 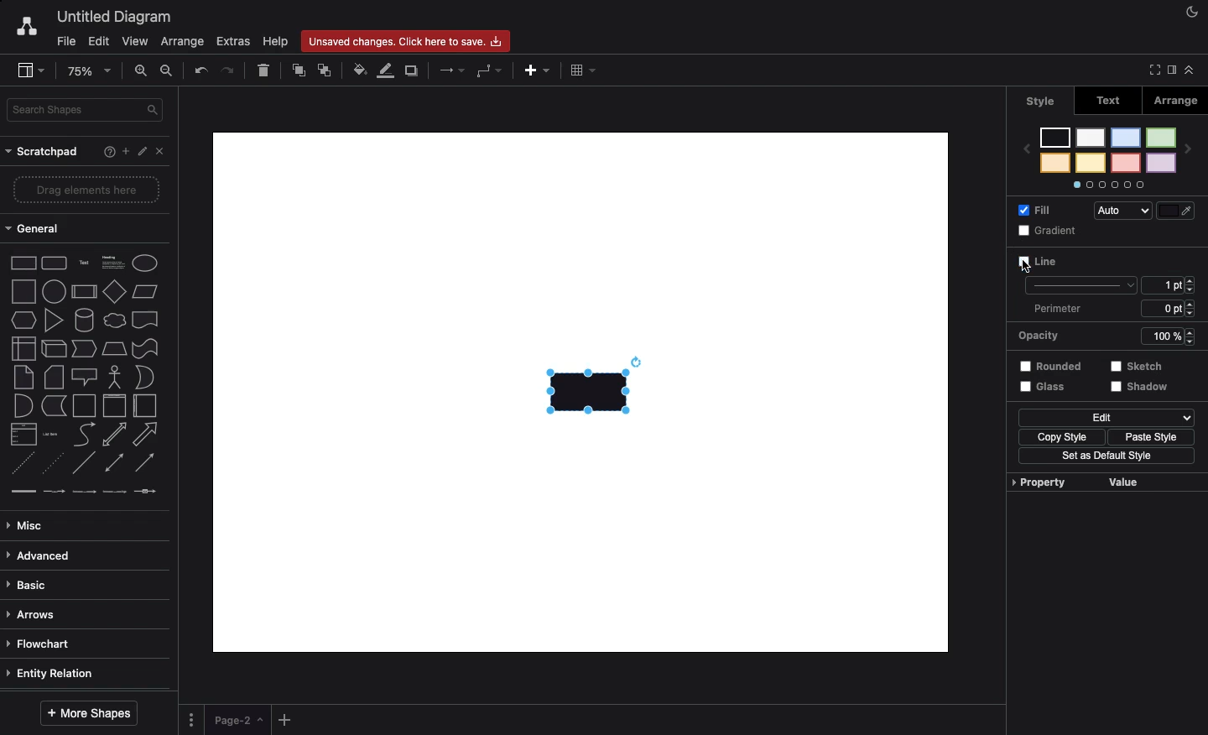 What do you see at coordinates (1044, 387) in the screenshot?
I see `Glass` at bounding box center [1044, 387].